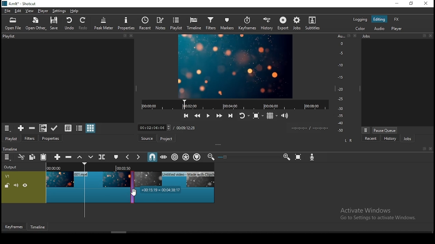 The height and width of the screenshot is (244, 435). What do you see at coordinates (10, 148) in the screenshot?
I see `timeline` at bounding box center [10, 148].